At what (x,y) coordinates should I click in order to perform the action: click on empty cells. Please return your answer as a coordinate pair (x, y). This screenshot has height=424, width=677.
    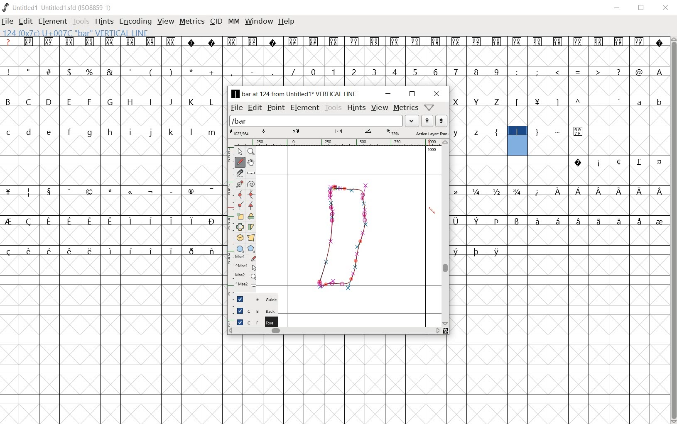
    Looking at the image, I should click on (112, 86).